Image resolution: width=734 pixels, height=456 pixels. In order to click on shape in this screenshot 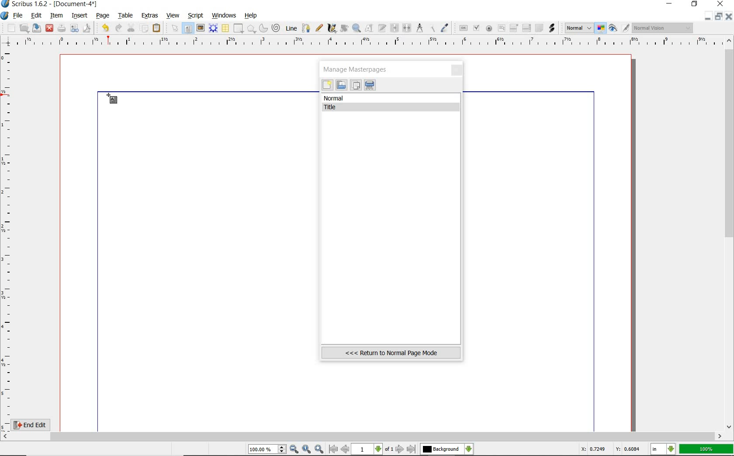, I will do `click(239, 29)`.